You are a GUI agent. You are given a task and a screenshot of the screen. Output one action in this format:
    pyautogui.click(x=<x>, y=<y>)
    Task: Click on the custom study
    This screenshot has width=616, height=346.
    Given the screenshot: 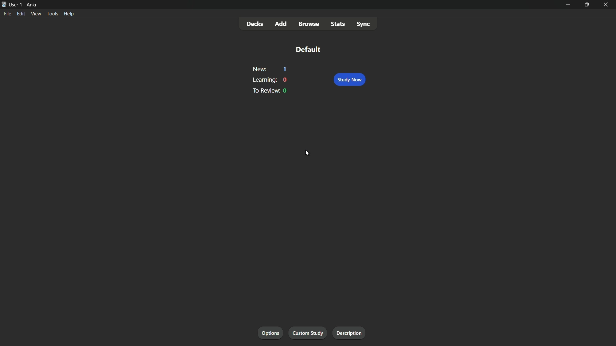 What is the action you would take?
    pyautogui.click(x=309, y=332)
    